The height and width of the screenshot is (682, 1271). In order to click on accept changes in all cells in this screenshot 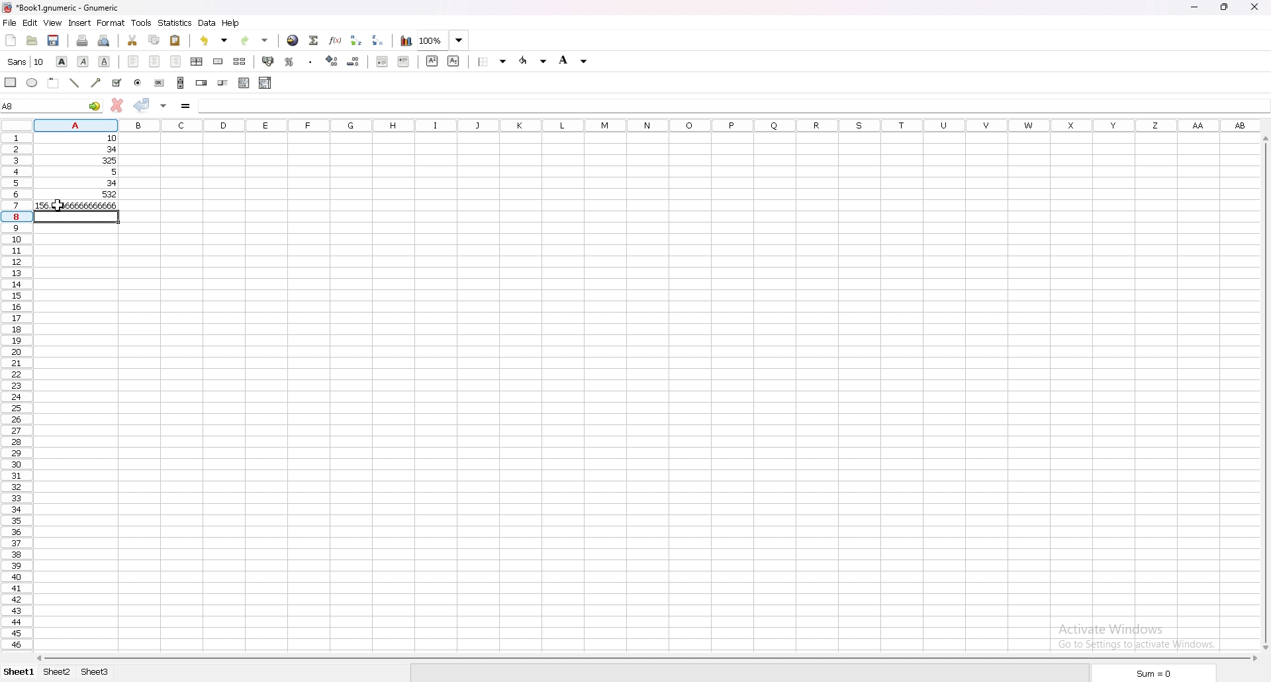, I will do `click(163, 105)`.